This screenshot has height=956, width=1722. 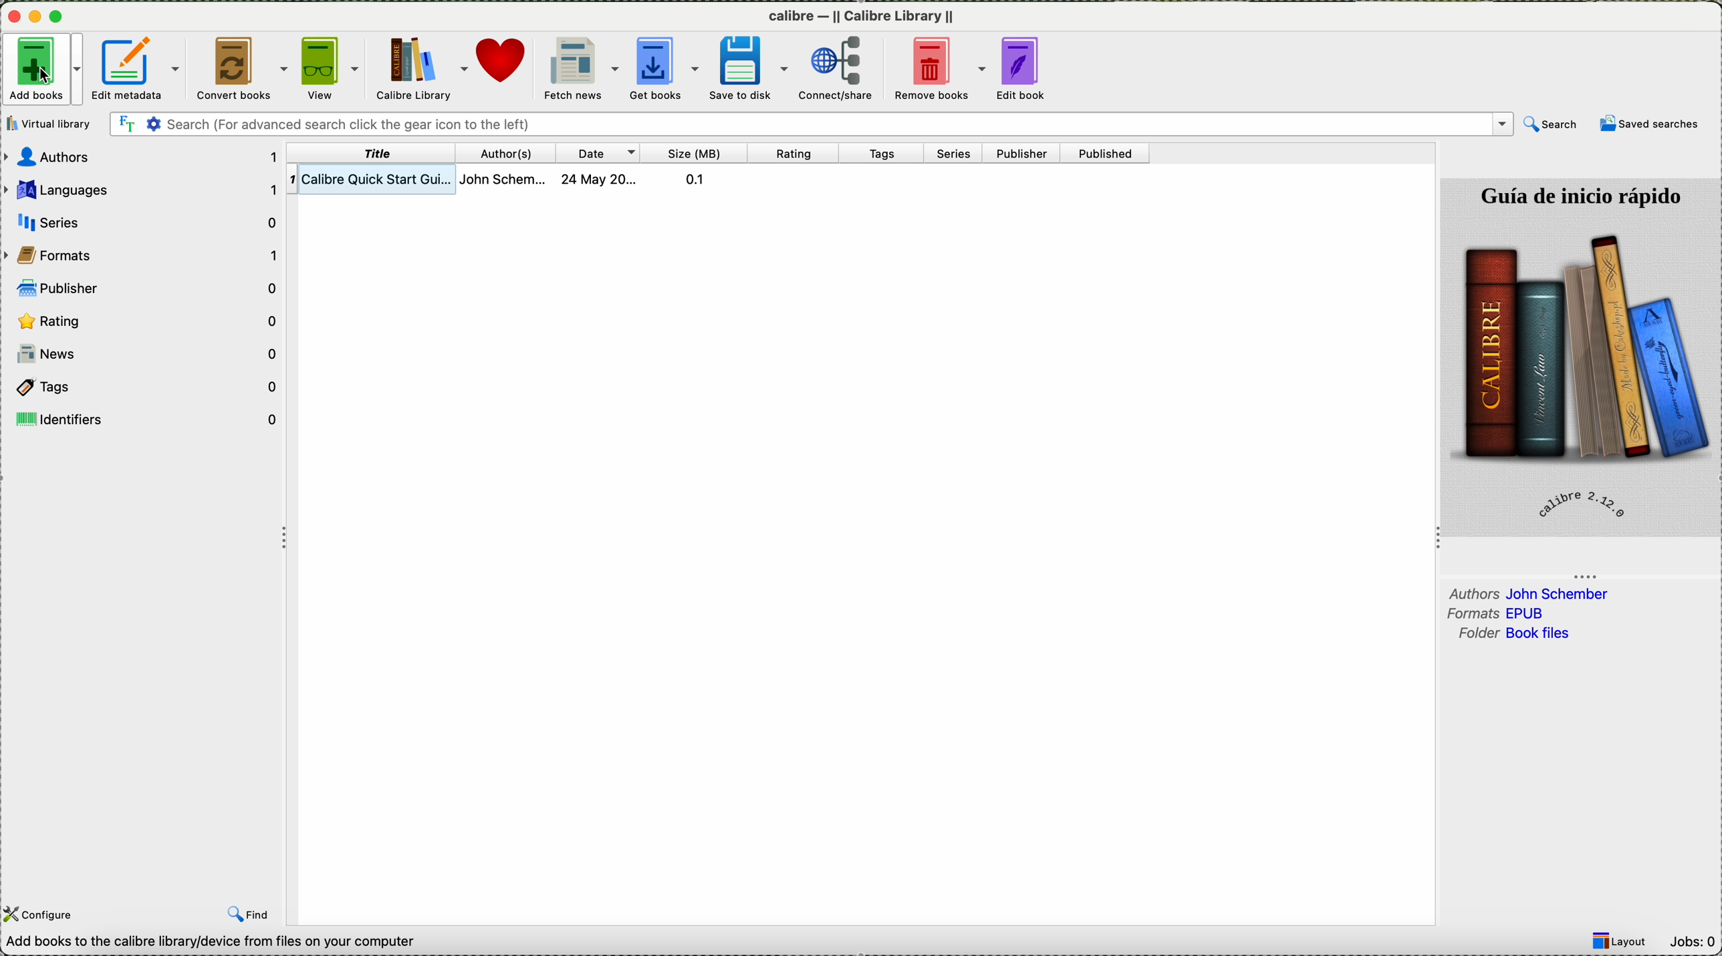 I want to click on date, so click(x=600, y=152).